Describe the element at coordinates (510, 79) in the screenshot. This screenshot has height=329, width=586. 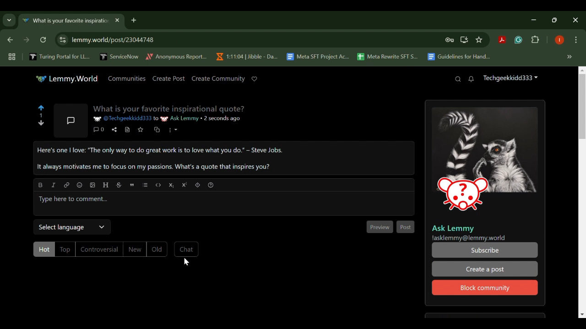
I see `Techgeekkidd333` at that location.